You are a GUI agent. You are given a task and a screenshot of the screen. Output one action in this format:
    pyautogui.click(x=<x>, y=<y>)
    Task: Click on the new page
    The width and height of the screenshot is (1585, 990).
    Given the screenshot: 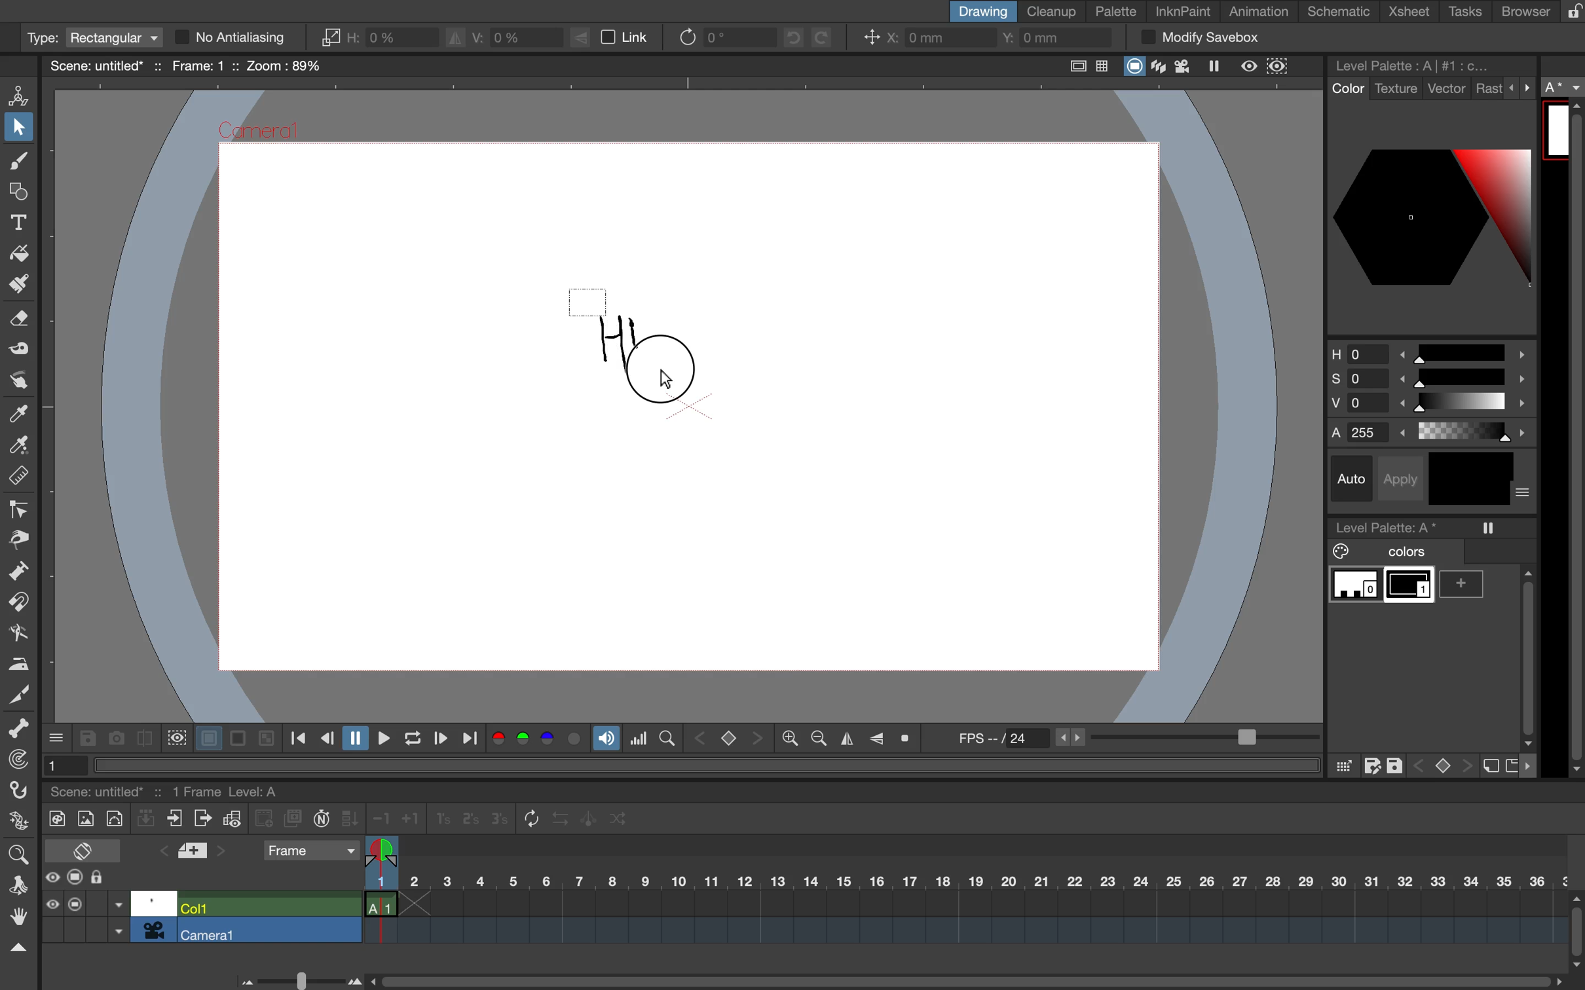 What is the action you would take?
    pyautogui.click(x=1511, y=764)
    